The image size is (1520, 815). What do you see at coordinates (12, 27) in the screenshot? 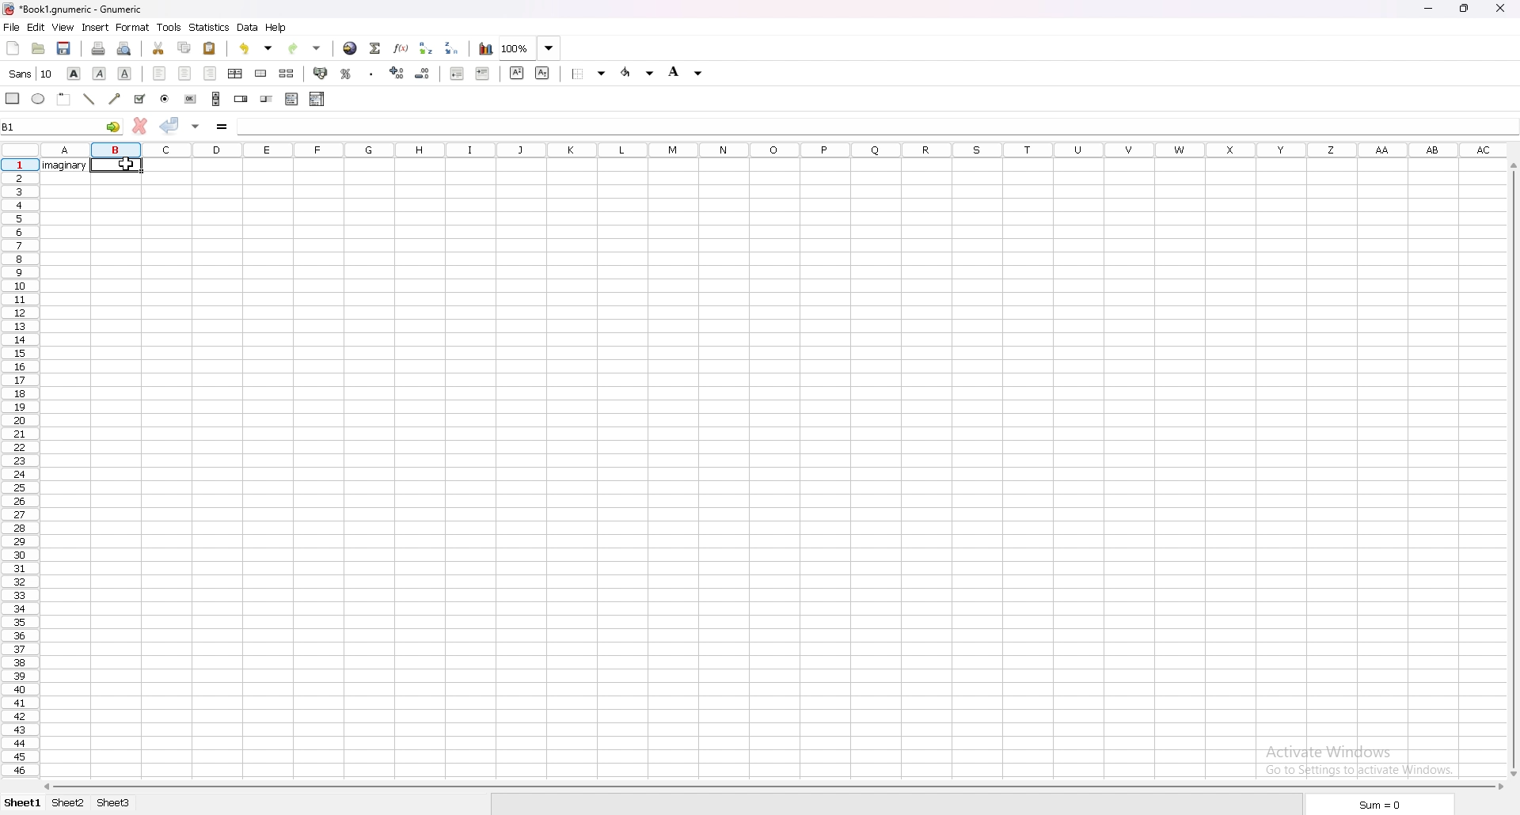
I see `file` at bounding box center [12, 27].